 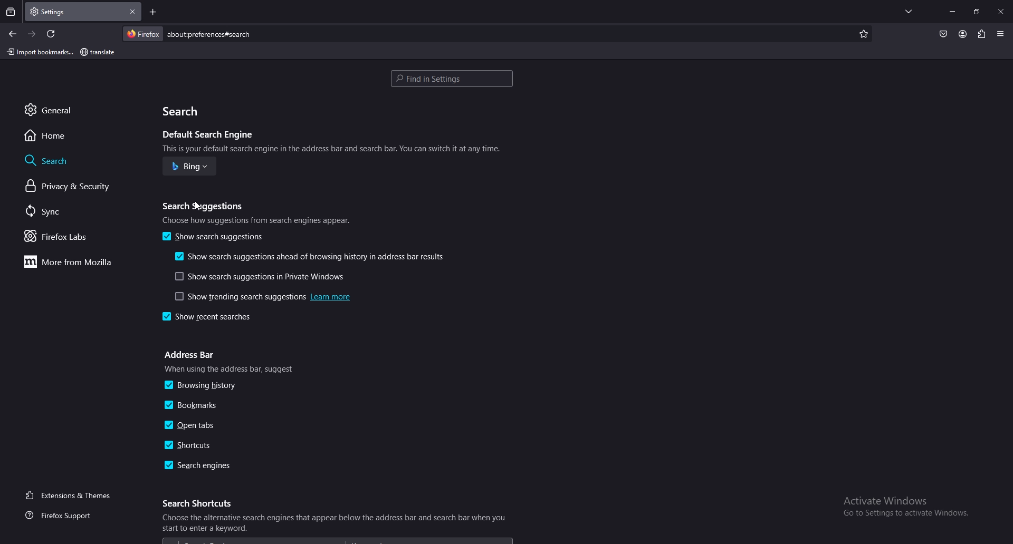 I want to click on sync, so click(x=73, y=212).